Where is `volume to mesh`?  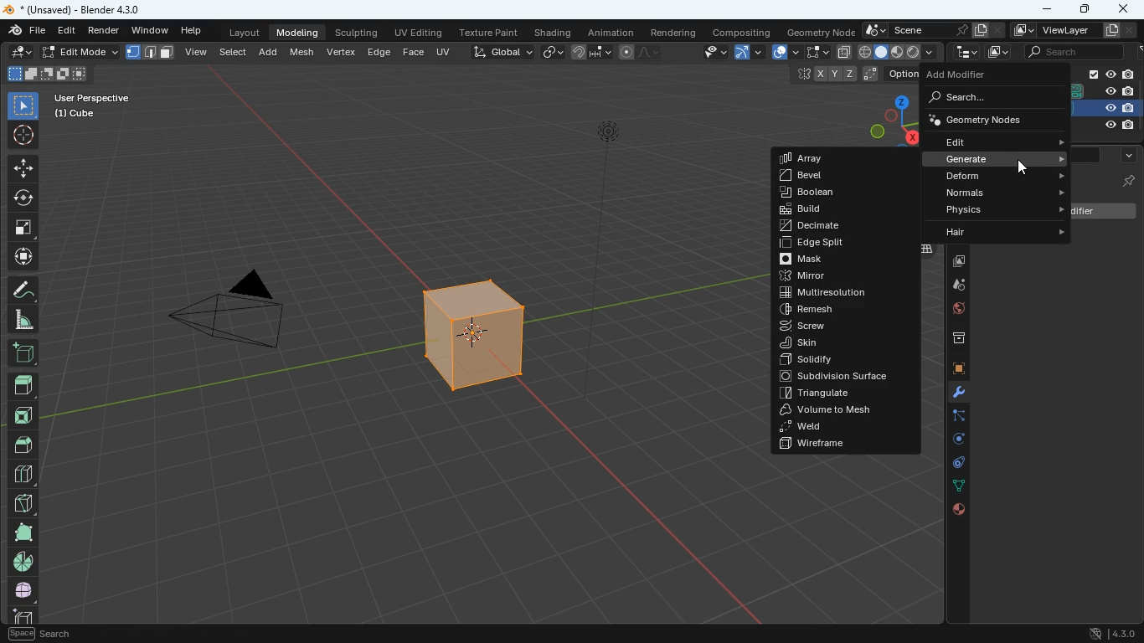
volume to mesh is located at coordinates (833, 410).